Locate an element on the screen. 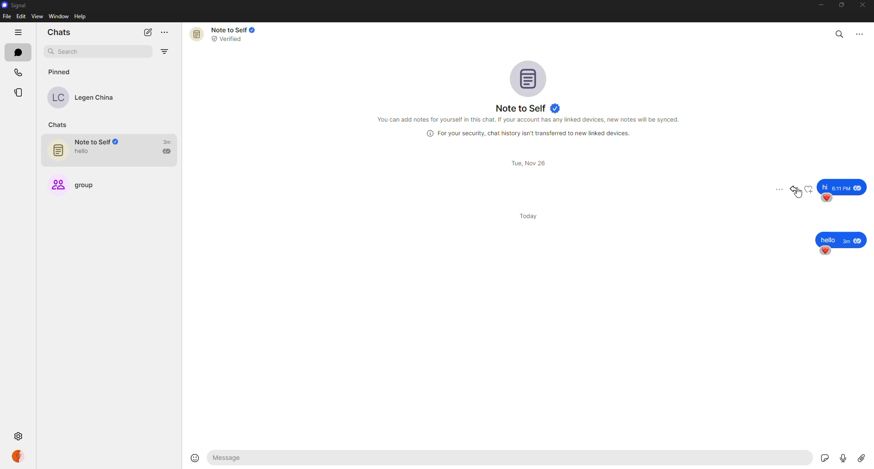 The width and height of the screenshot is (874, 469). message is located at coordinates (279, 459).